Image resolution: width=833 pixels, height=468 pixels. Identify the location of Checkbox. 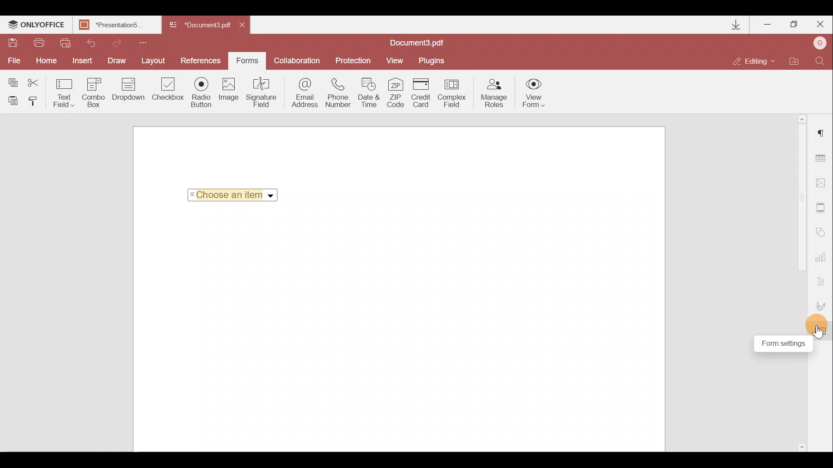
(167, 91).